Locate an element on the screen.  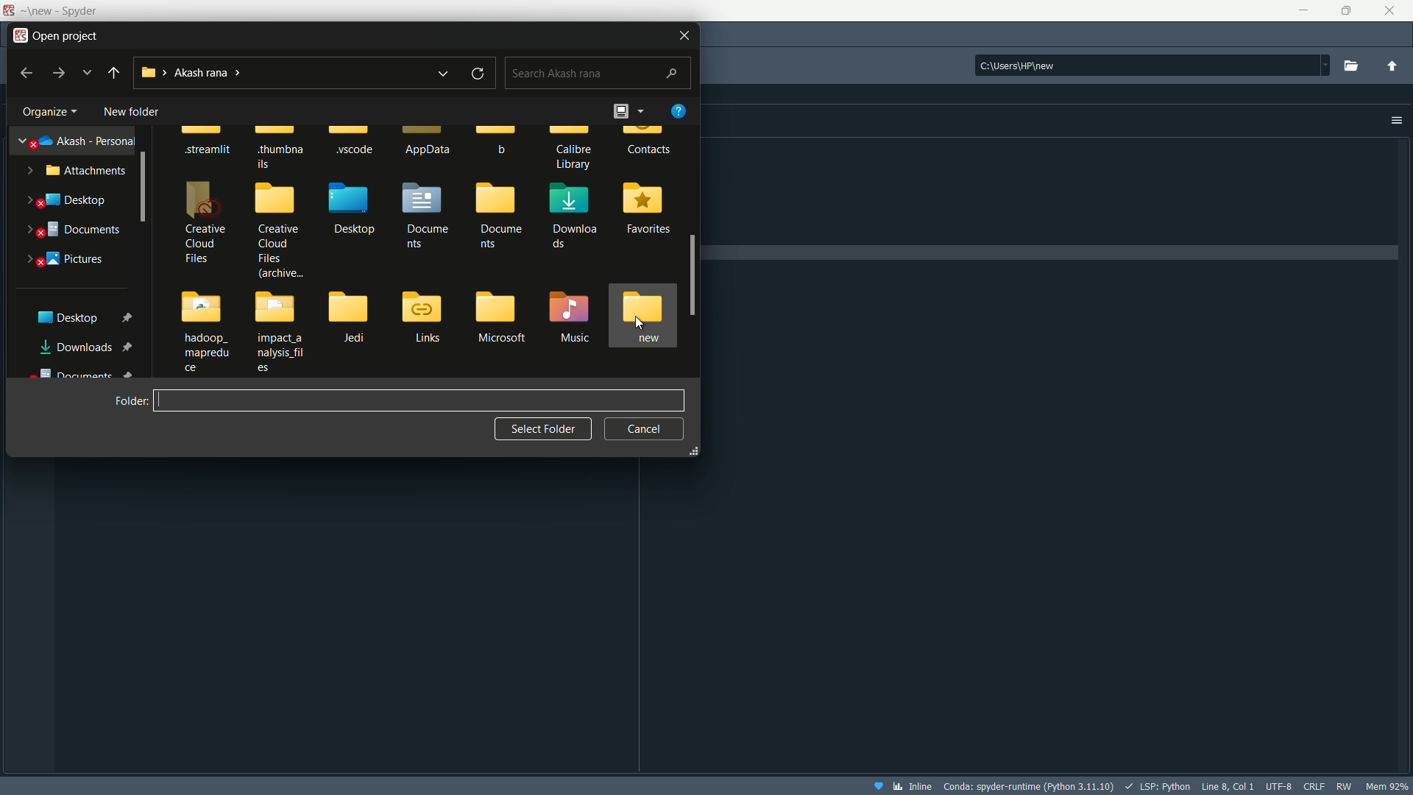
interpreter is located at coordinates (1030, 785).